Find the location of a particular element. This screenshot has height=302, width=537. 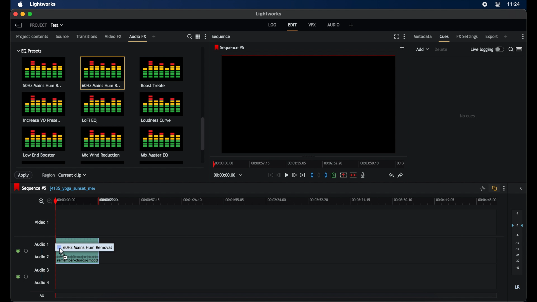

full screen is located at coordinates (396, 37).